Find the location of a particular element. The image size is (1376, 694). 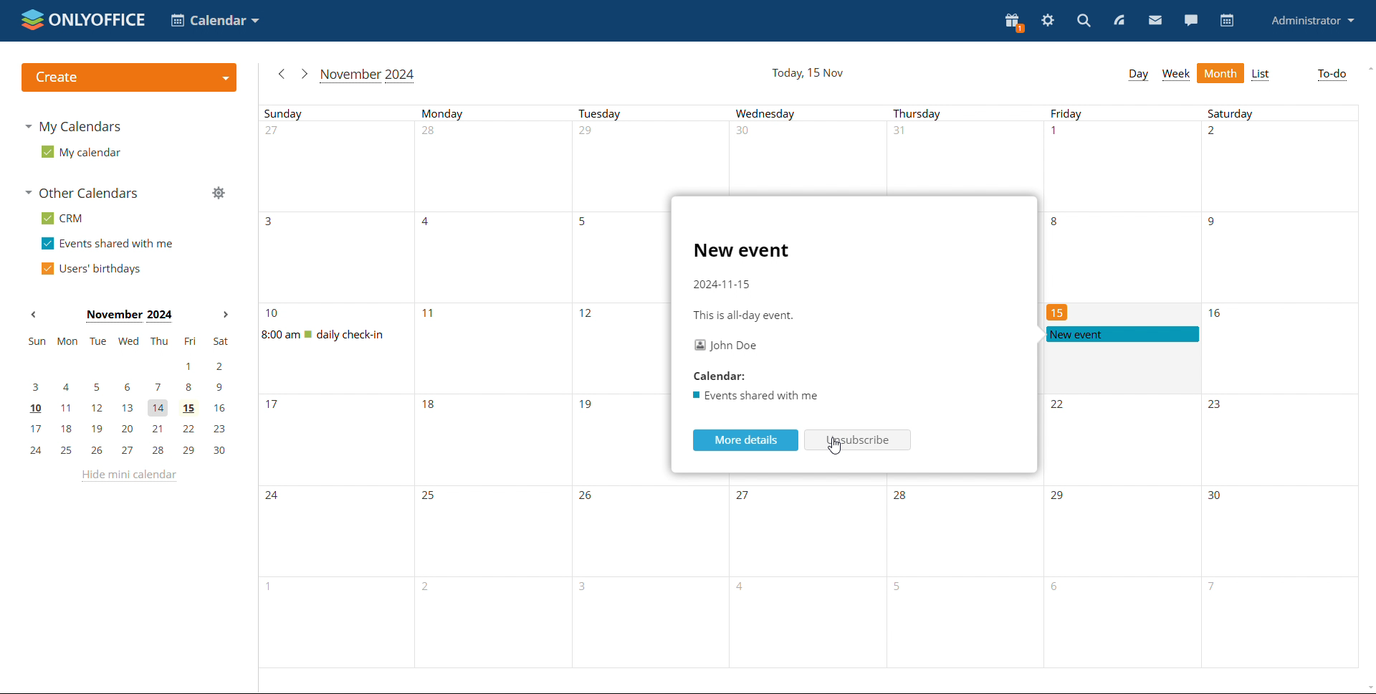

individual day is located at coordinates (1121, 113).